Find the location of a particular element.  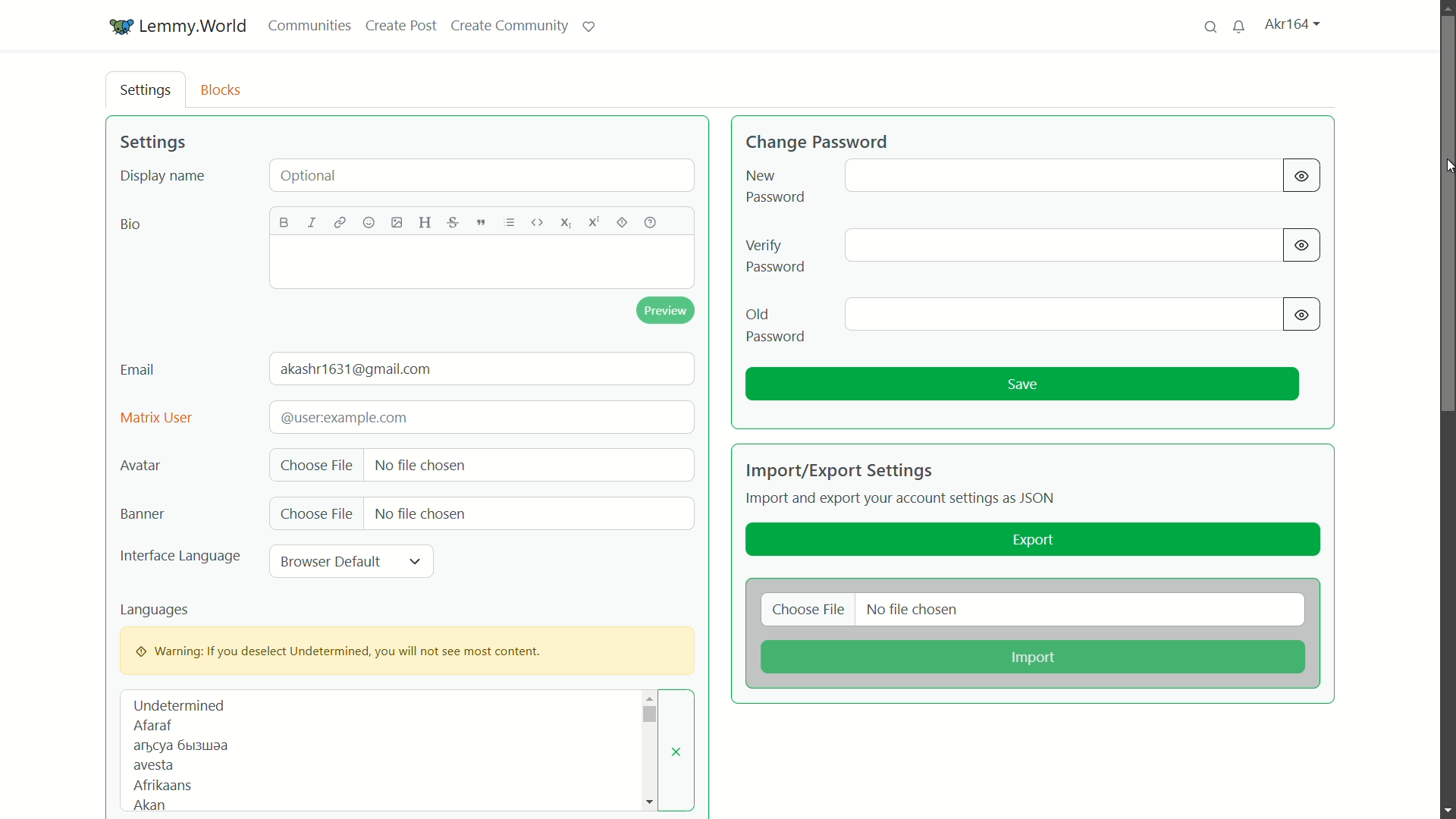

formatting help is located at coordinates (651, 222).